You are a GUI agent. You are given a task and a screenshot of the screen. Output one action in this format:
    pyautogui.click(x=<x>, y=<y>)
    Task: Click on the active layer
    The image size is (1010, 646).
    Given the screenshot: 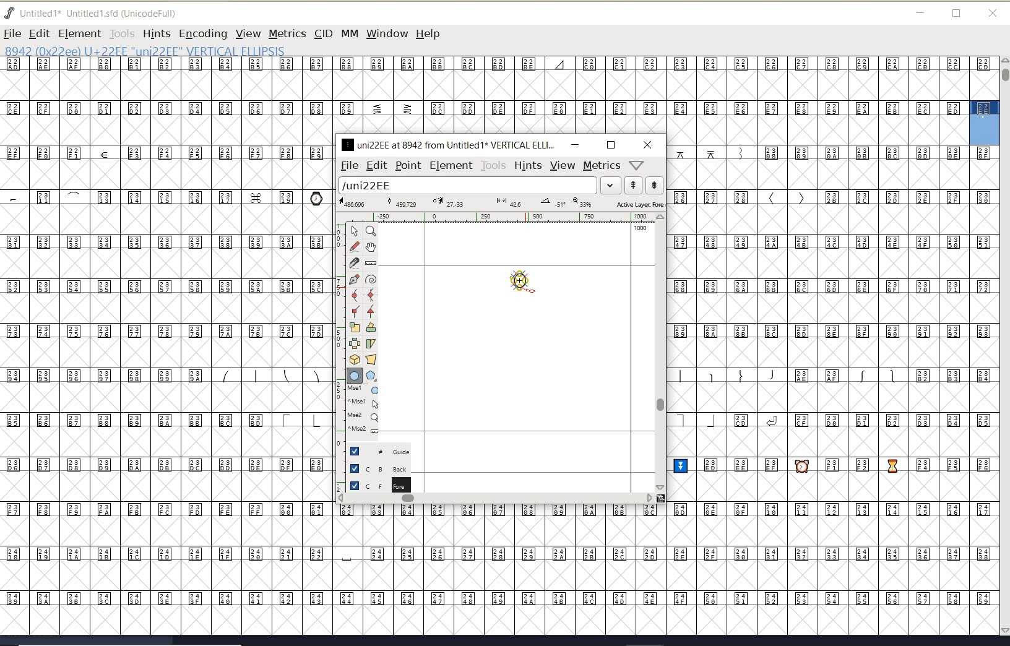 What is the action you would take?
    pyautogui.click(x=502, y=204)
    